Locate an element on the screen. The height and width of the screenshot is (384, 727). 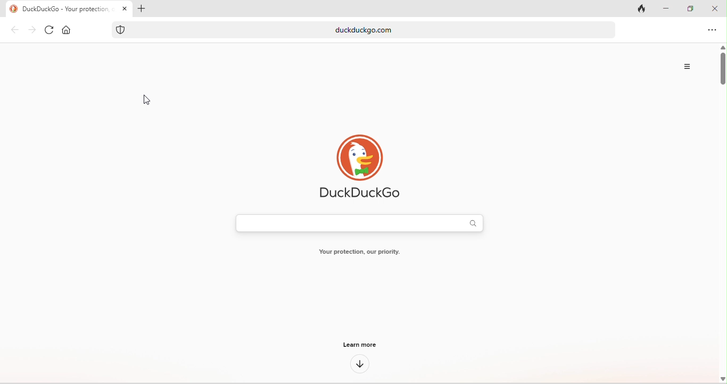
forward is located at coordinates (31, 30).